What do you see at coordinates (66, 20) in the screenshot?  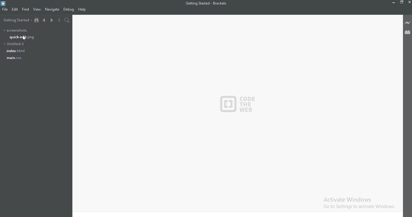 I see `search` at bounding box center [66, 20].